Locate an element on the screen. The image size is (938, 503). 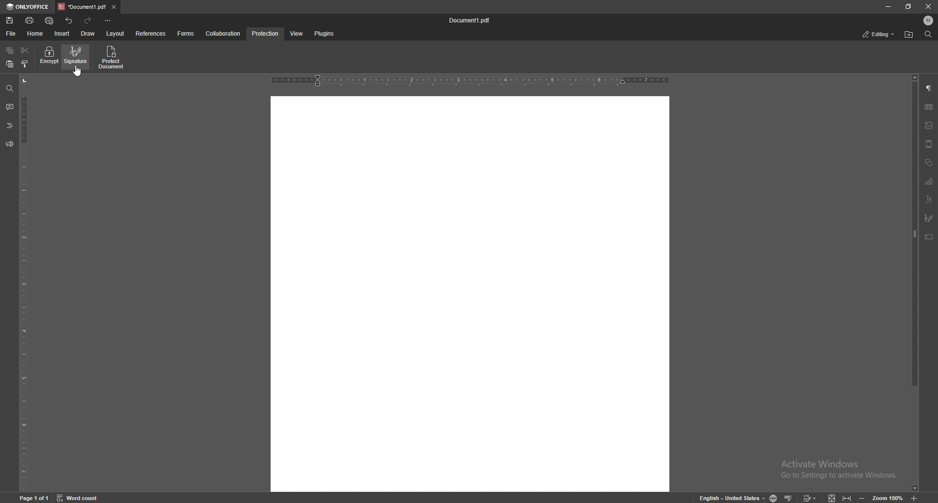
onlyoffice is located at coordinates (28, 7).